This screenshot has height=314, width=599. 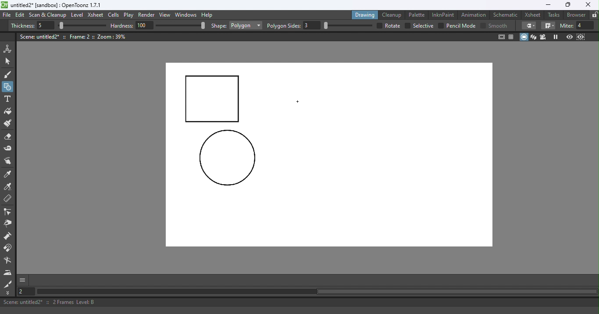 What do you see at coordinates (501, 37) in the screenshot?
I see `Safe area` at bounding box center [501, 37].